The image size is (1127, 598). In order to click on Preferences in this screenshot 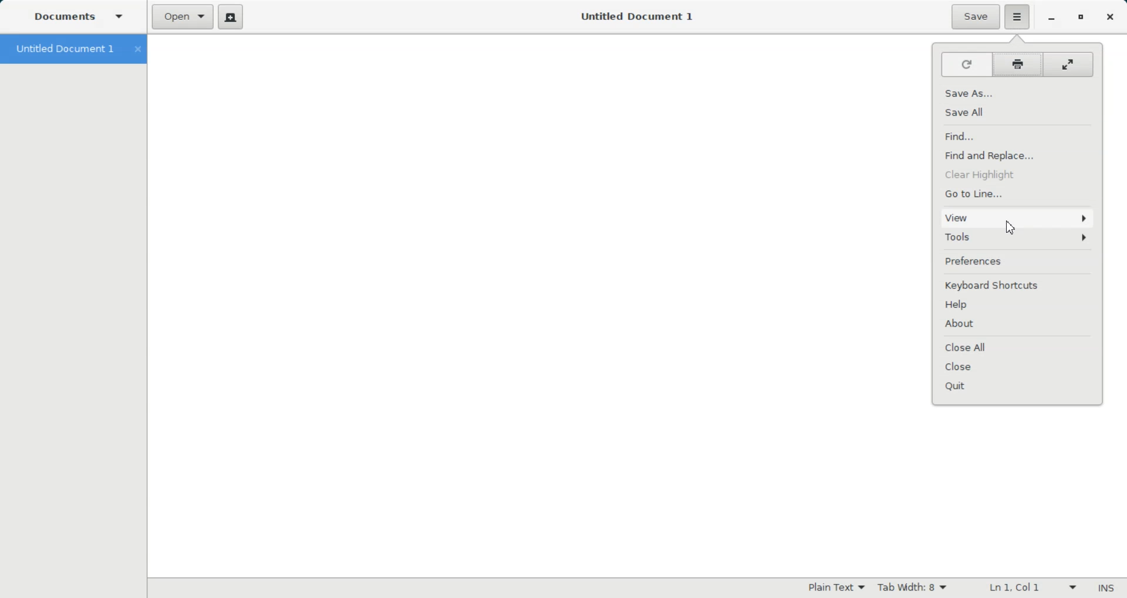, I will do `click(1016, 260)`.